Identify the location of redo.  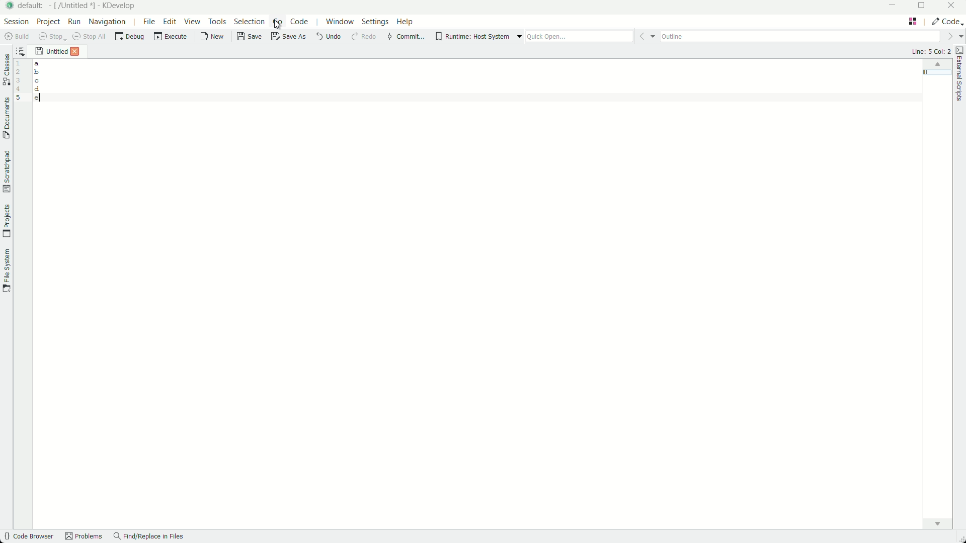
(363, 38).